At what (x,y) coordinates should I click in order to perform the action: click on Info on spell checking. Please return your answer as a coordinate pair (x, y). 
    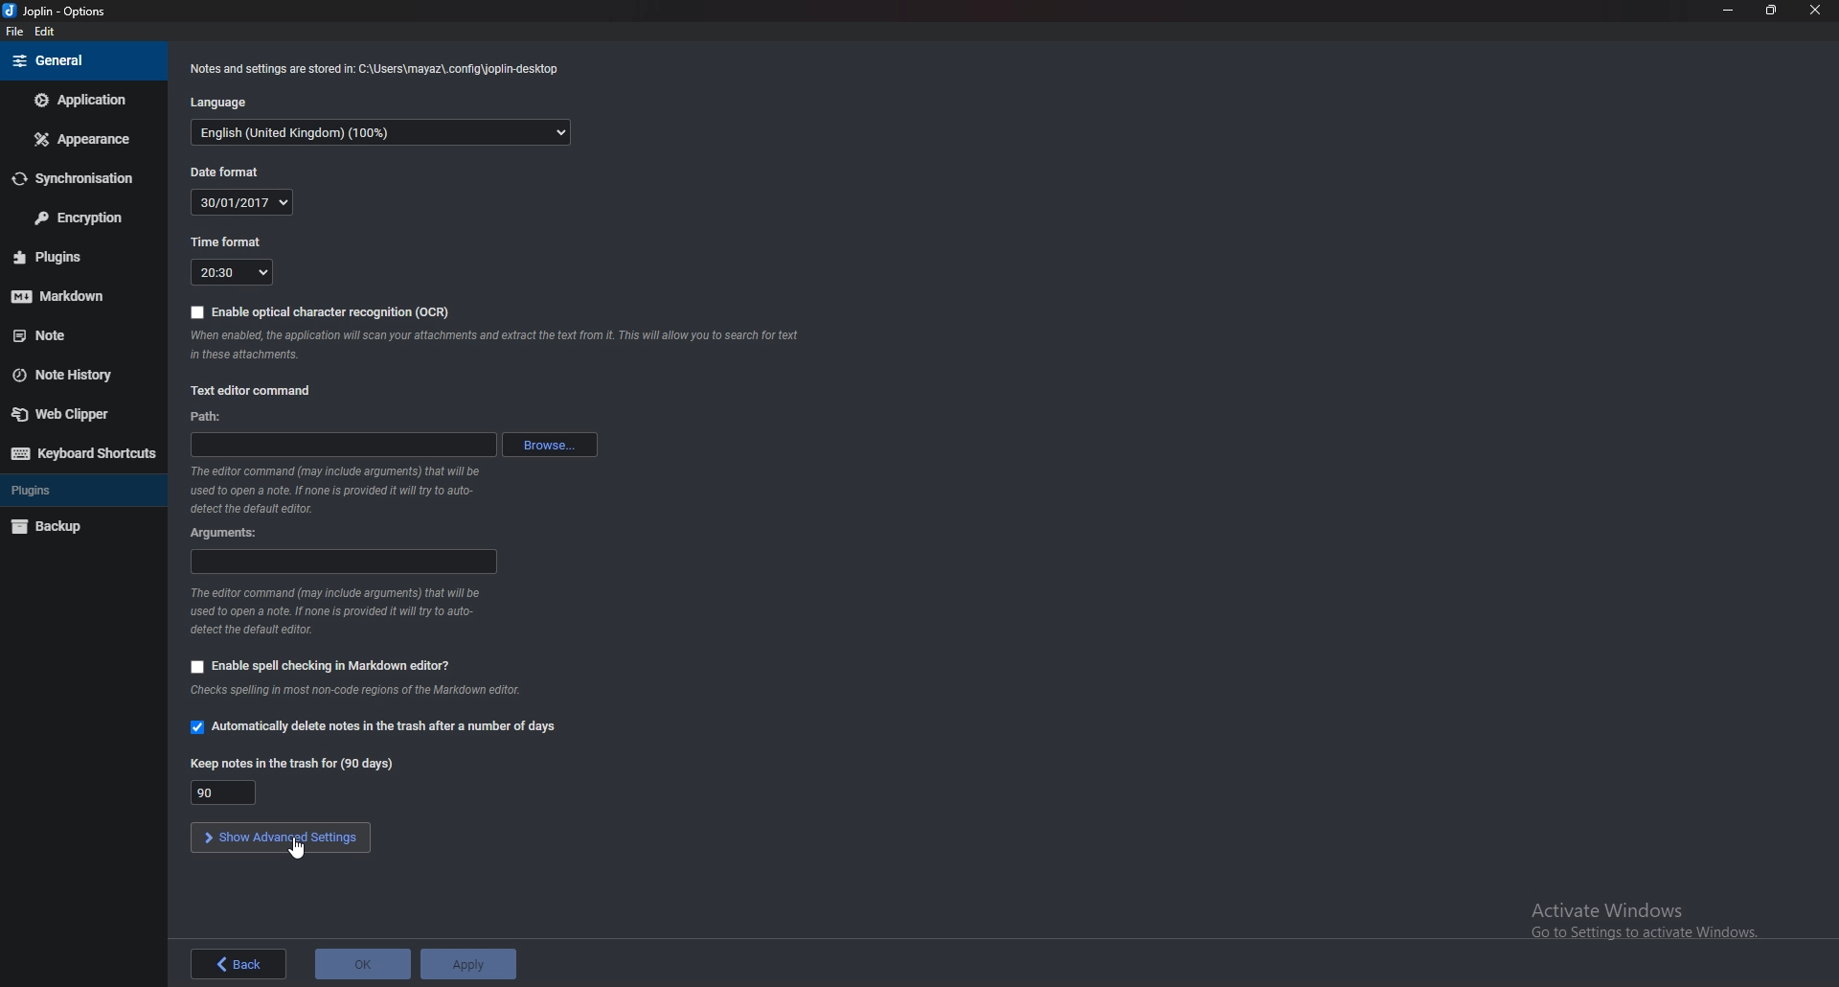
    Looking at the image, I should click on (363, 691).